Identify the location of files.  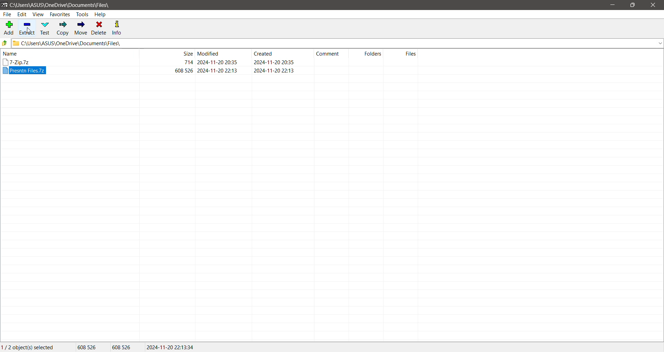
(411, 53).